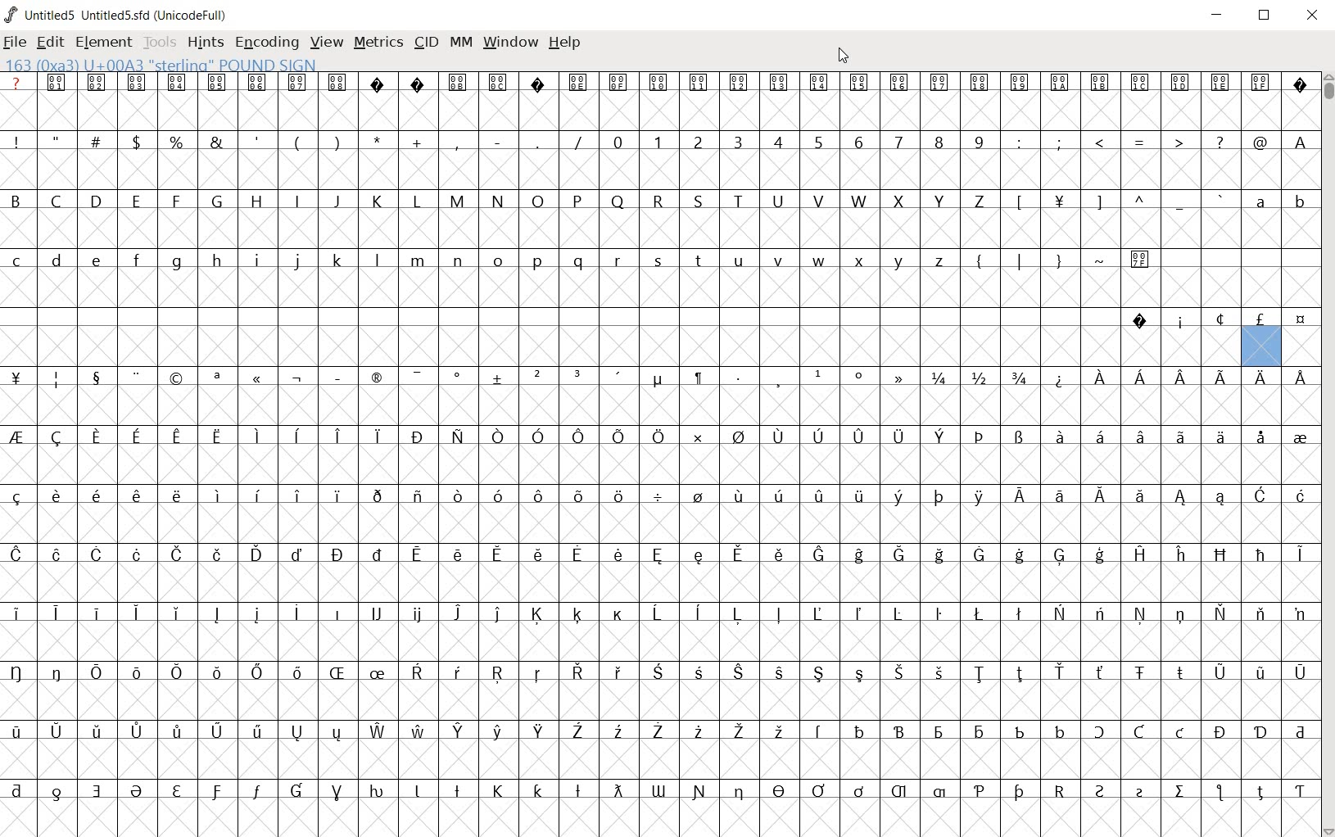 This screenshot has width=1335, height=837. I want to click on Symbol, so click(216, 378).